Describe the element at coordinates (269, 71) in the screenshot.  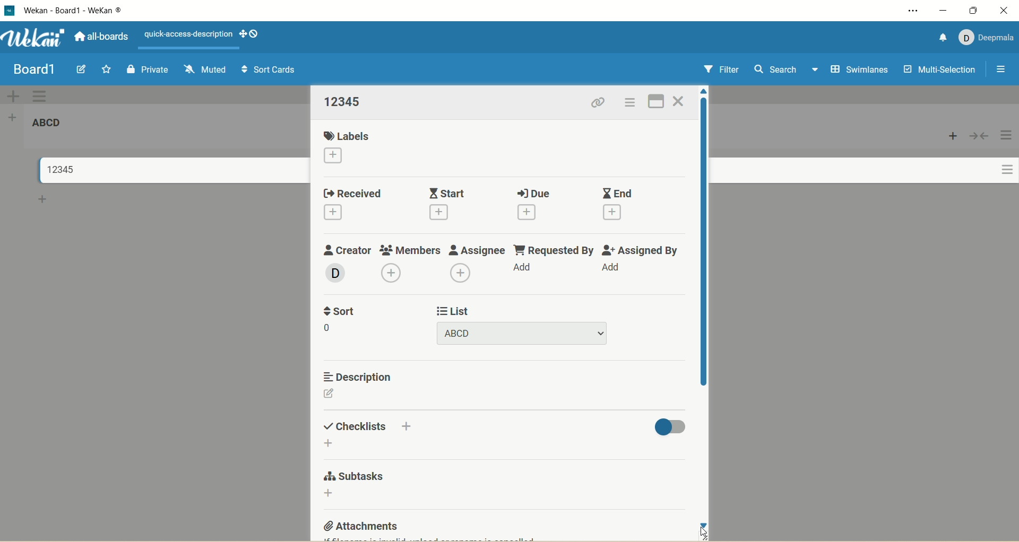
I see `sort cards` at that location.